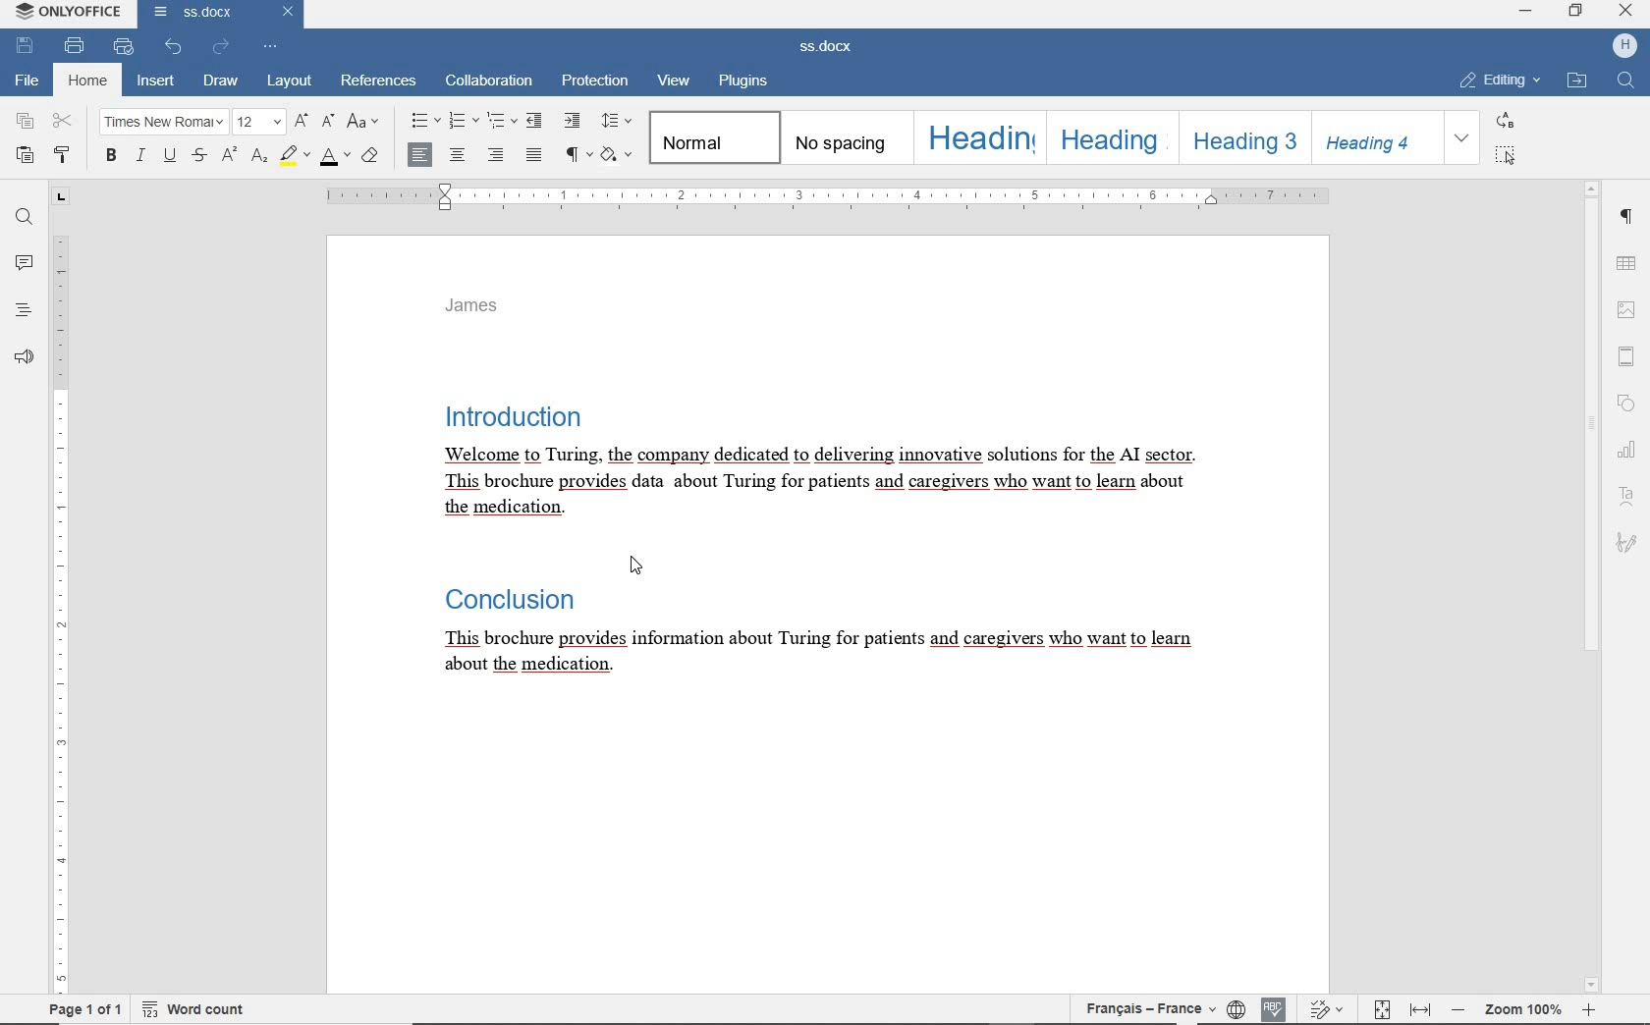 The width and height of the screenshot is (1650, 1025). What do you see at coordinates (86, 82) in the screenshot?
I see `HOME` at bounding box center [86, 82].